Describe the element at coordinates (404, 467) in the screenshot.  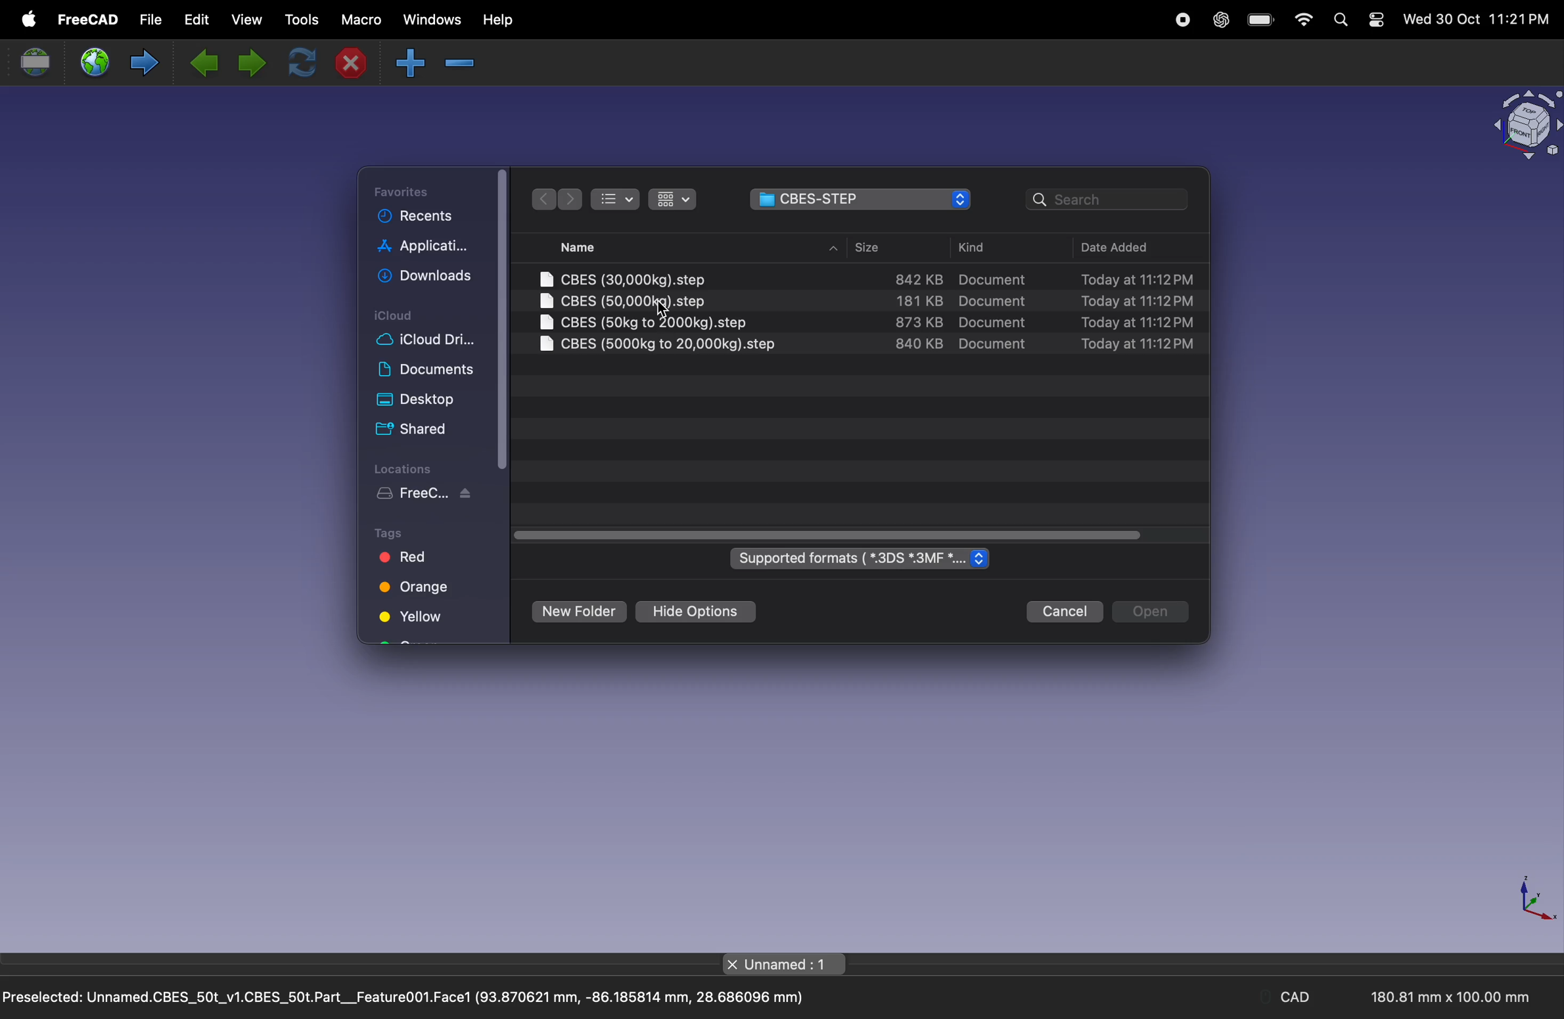
I see `Locations` at that location.